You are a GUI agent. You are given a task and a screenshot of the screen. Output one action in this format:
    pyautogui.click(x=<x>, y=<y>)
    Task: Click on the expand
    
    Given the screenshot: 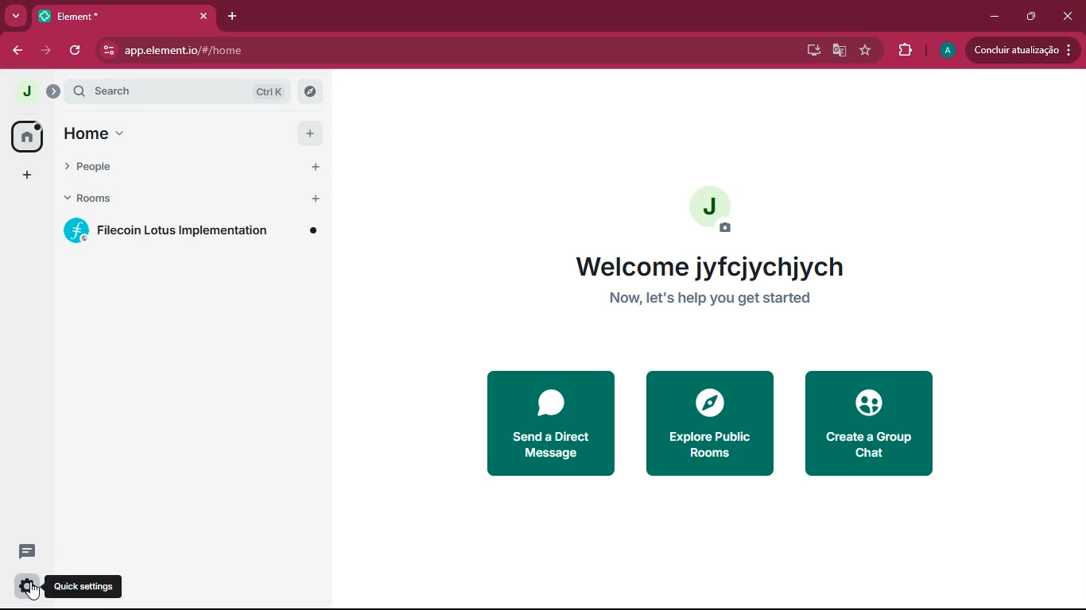 What is the action you would take?
    pyautogui.click(x=53, y=91)
    